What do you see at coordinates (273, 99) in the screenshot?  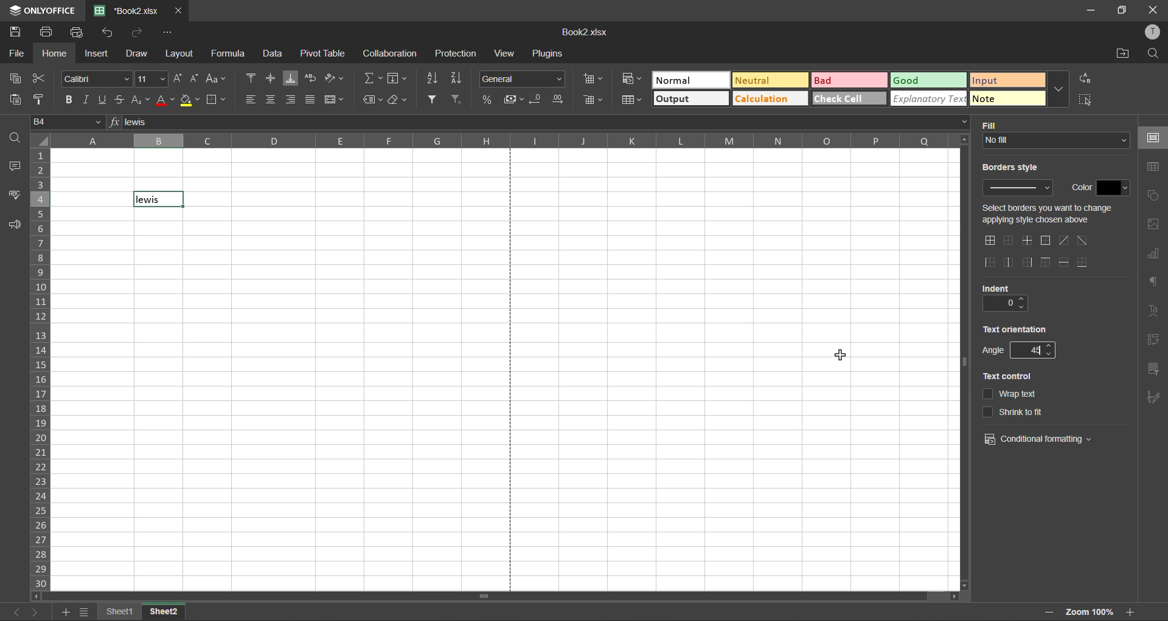 I see `align center` at bounding box center [273, 99].